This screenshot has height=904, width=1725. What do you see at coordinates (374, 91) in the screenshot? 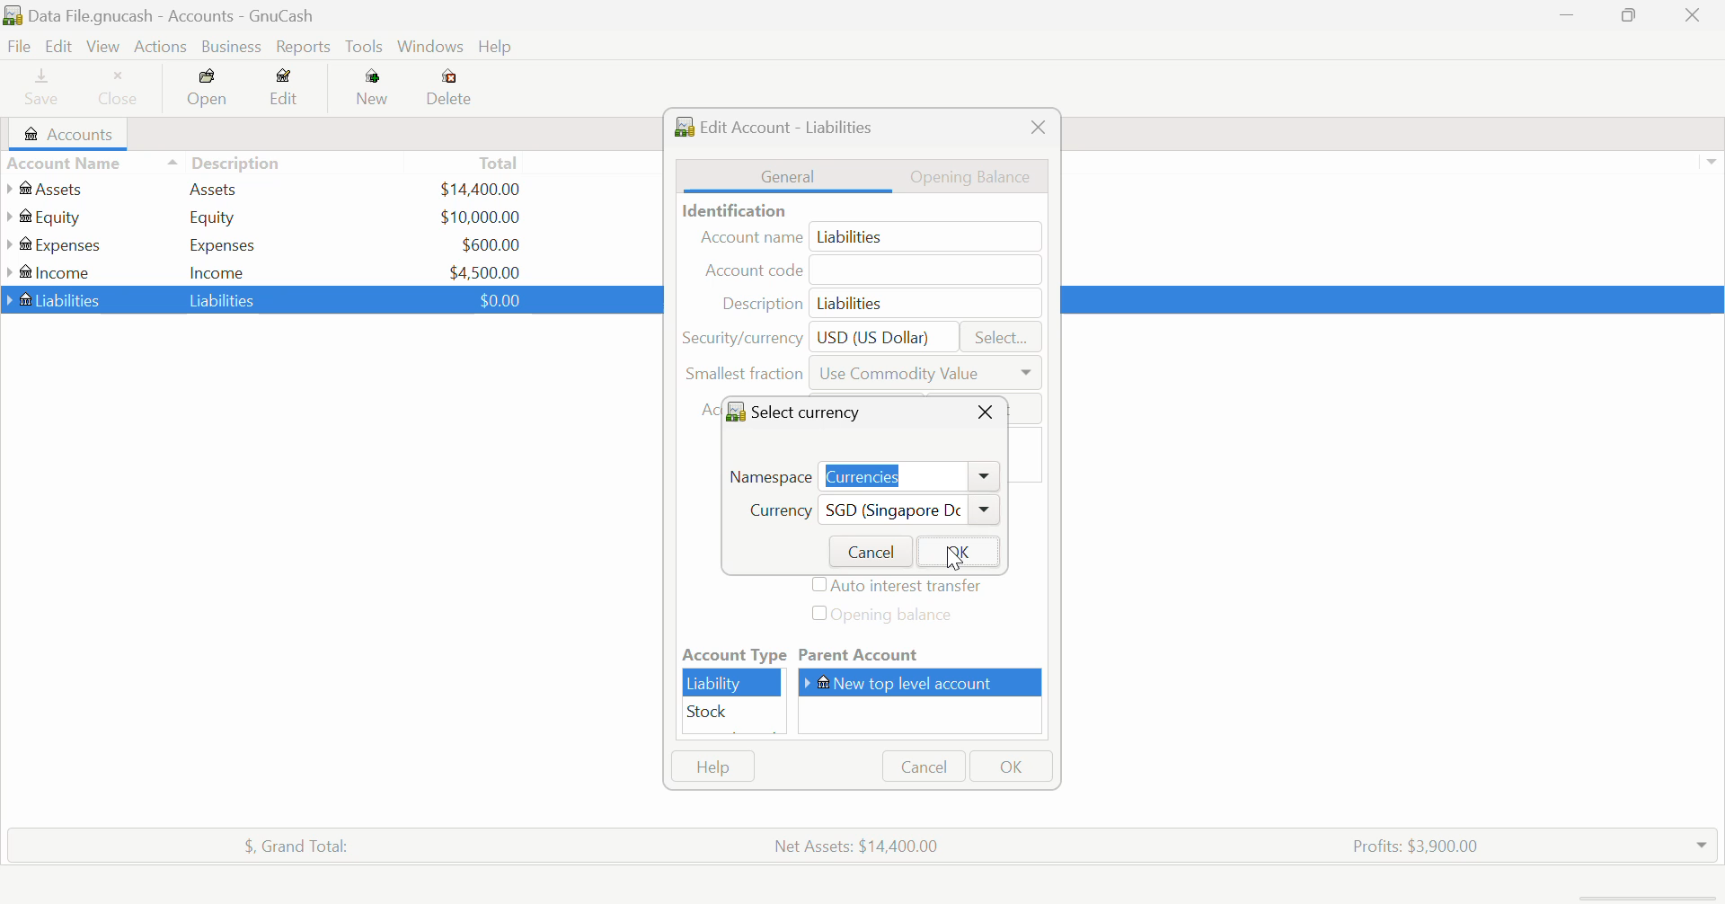
I see `New` at bounding box center [374, 91].